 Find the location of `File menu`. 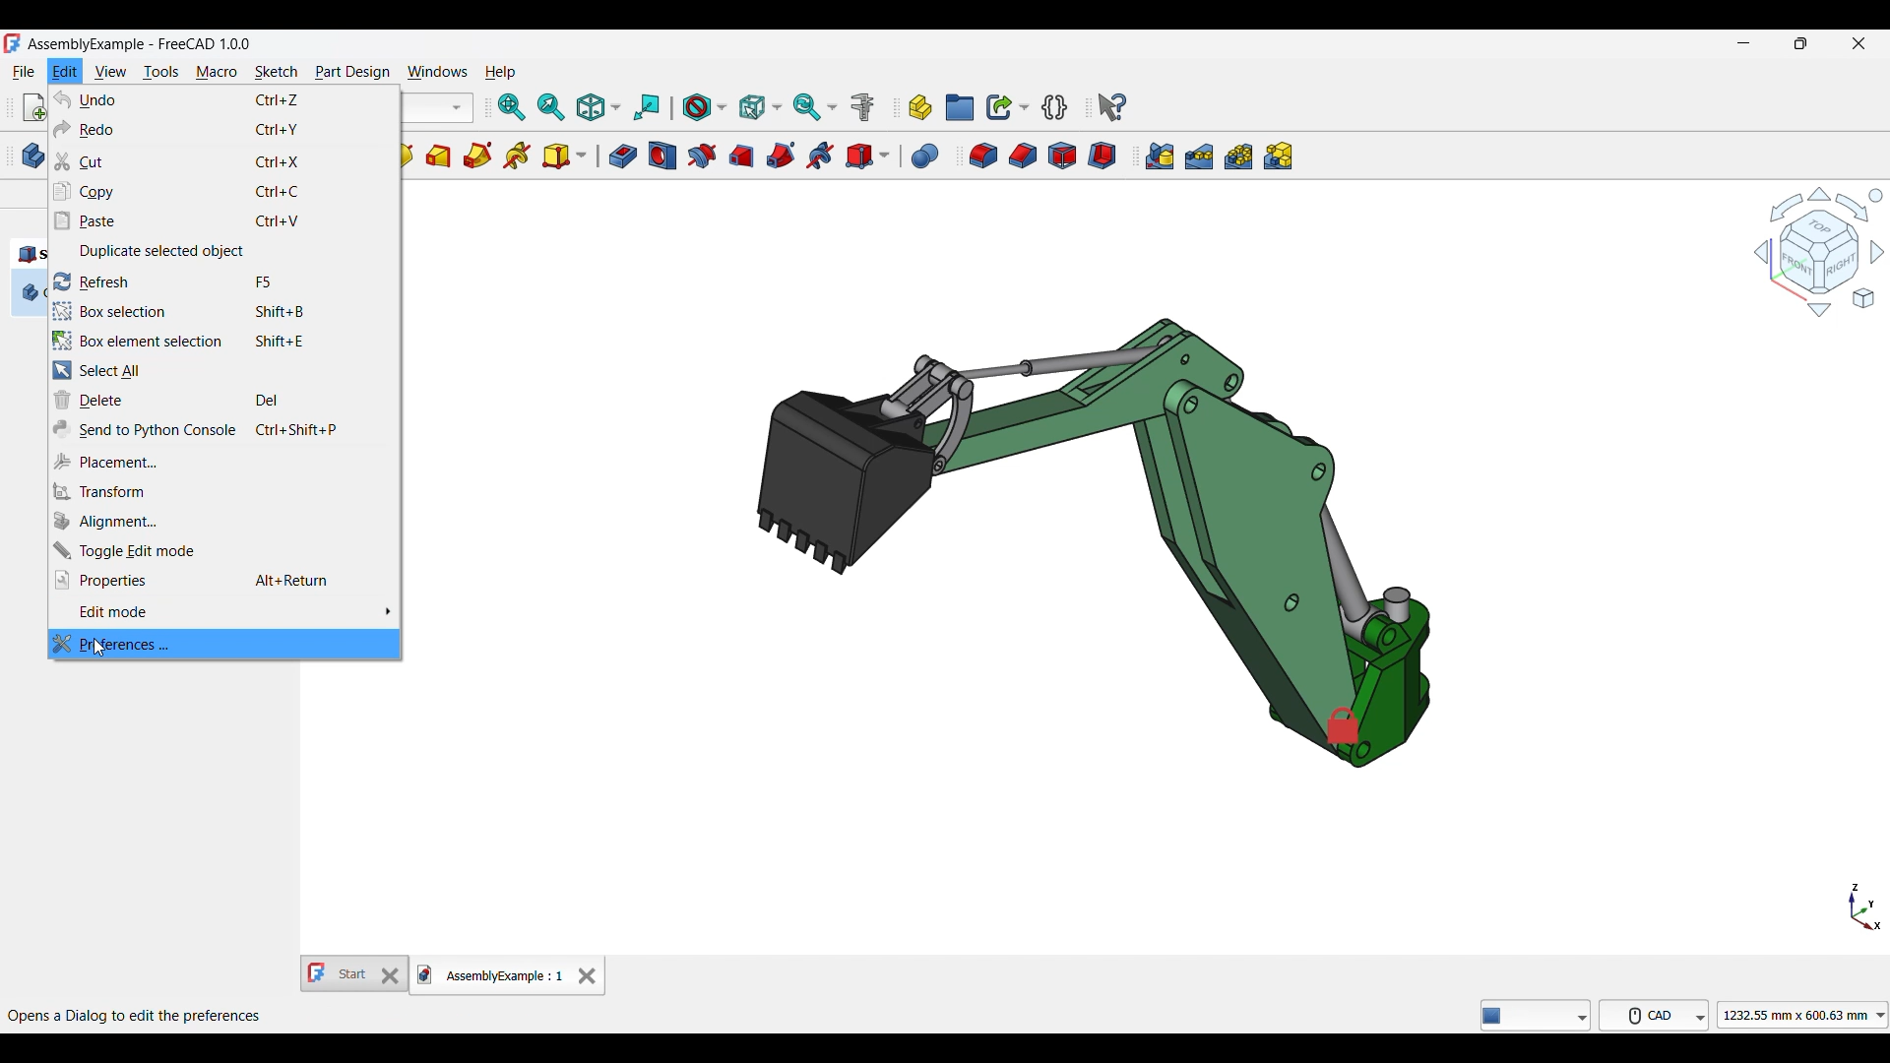

File menu is located at coordinates (24, 73).